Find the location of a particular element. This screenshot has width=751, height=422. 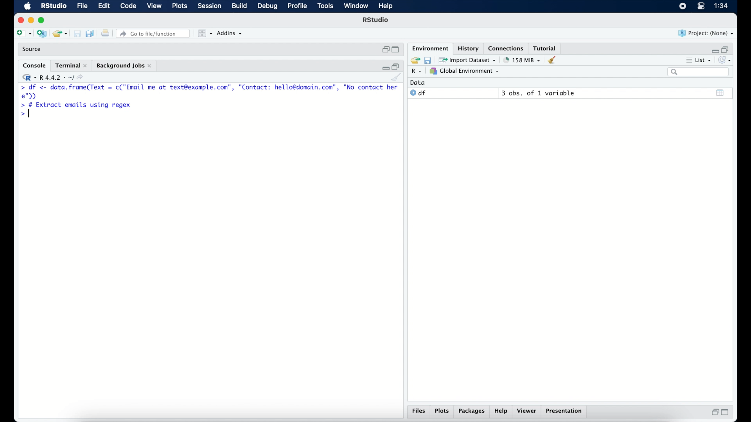

viewer is located at coordinates (528, 411).